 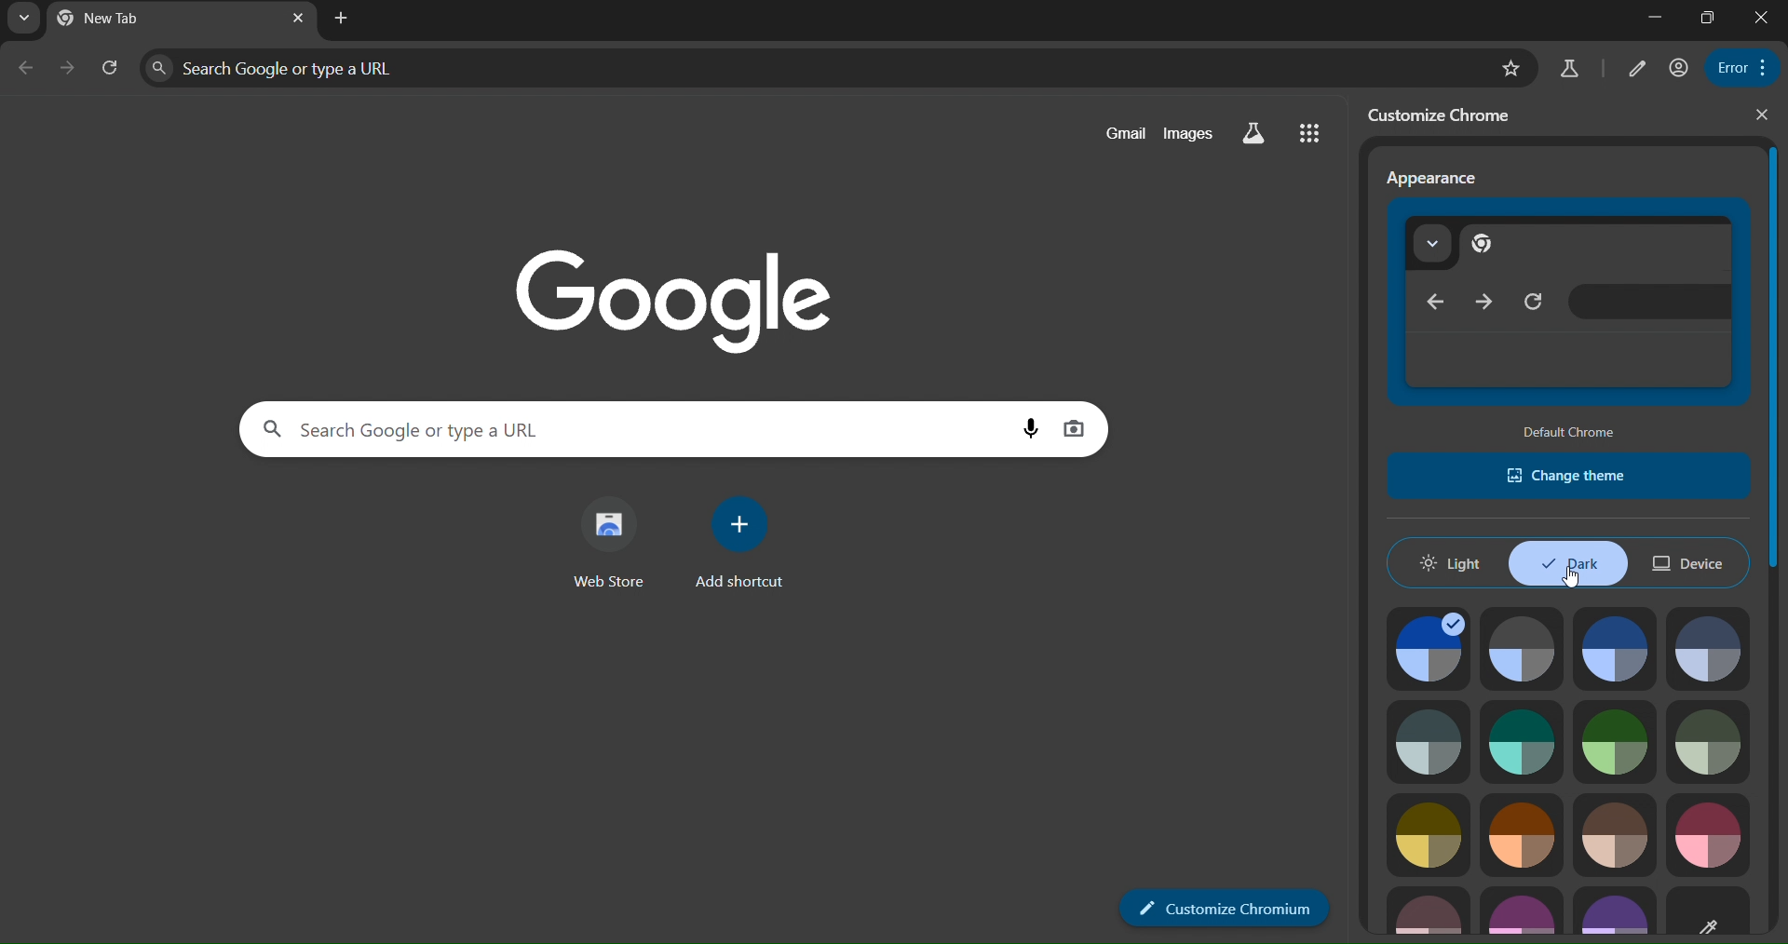 I want to click on search labs, so click(x=1253, y=130).